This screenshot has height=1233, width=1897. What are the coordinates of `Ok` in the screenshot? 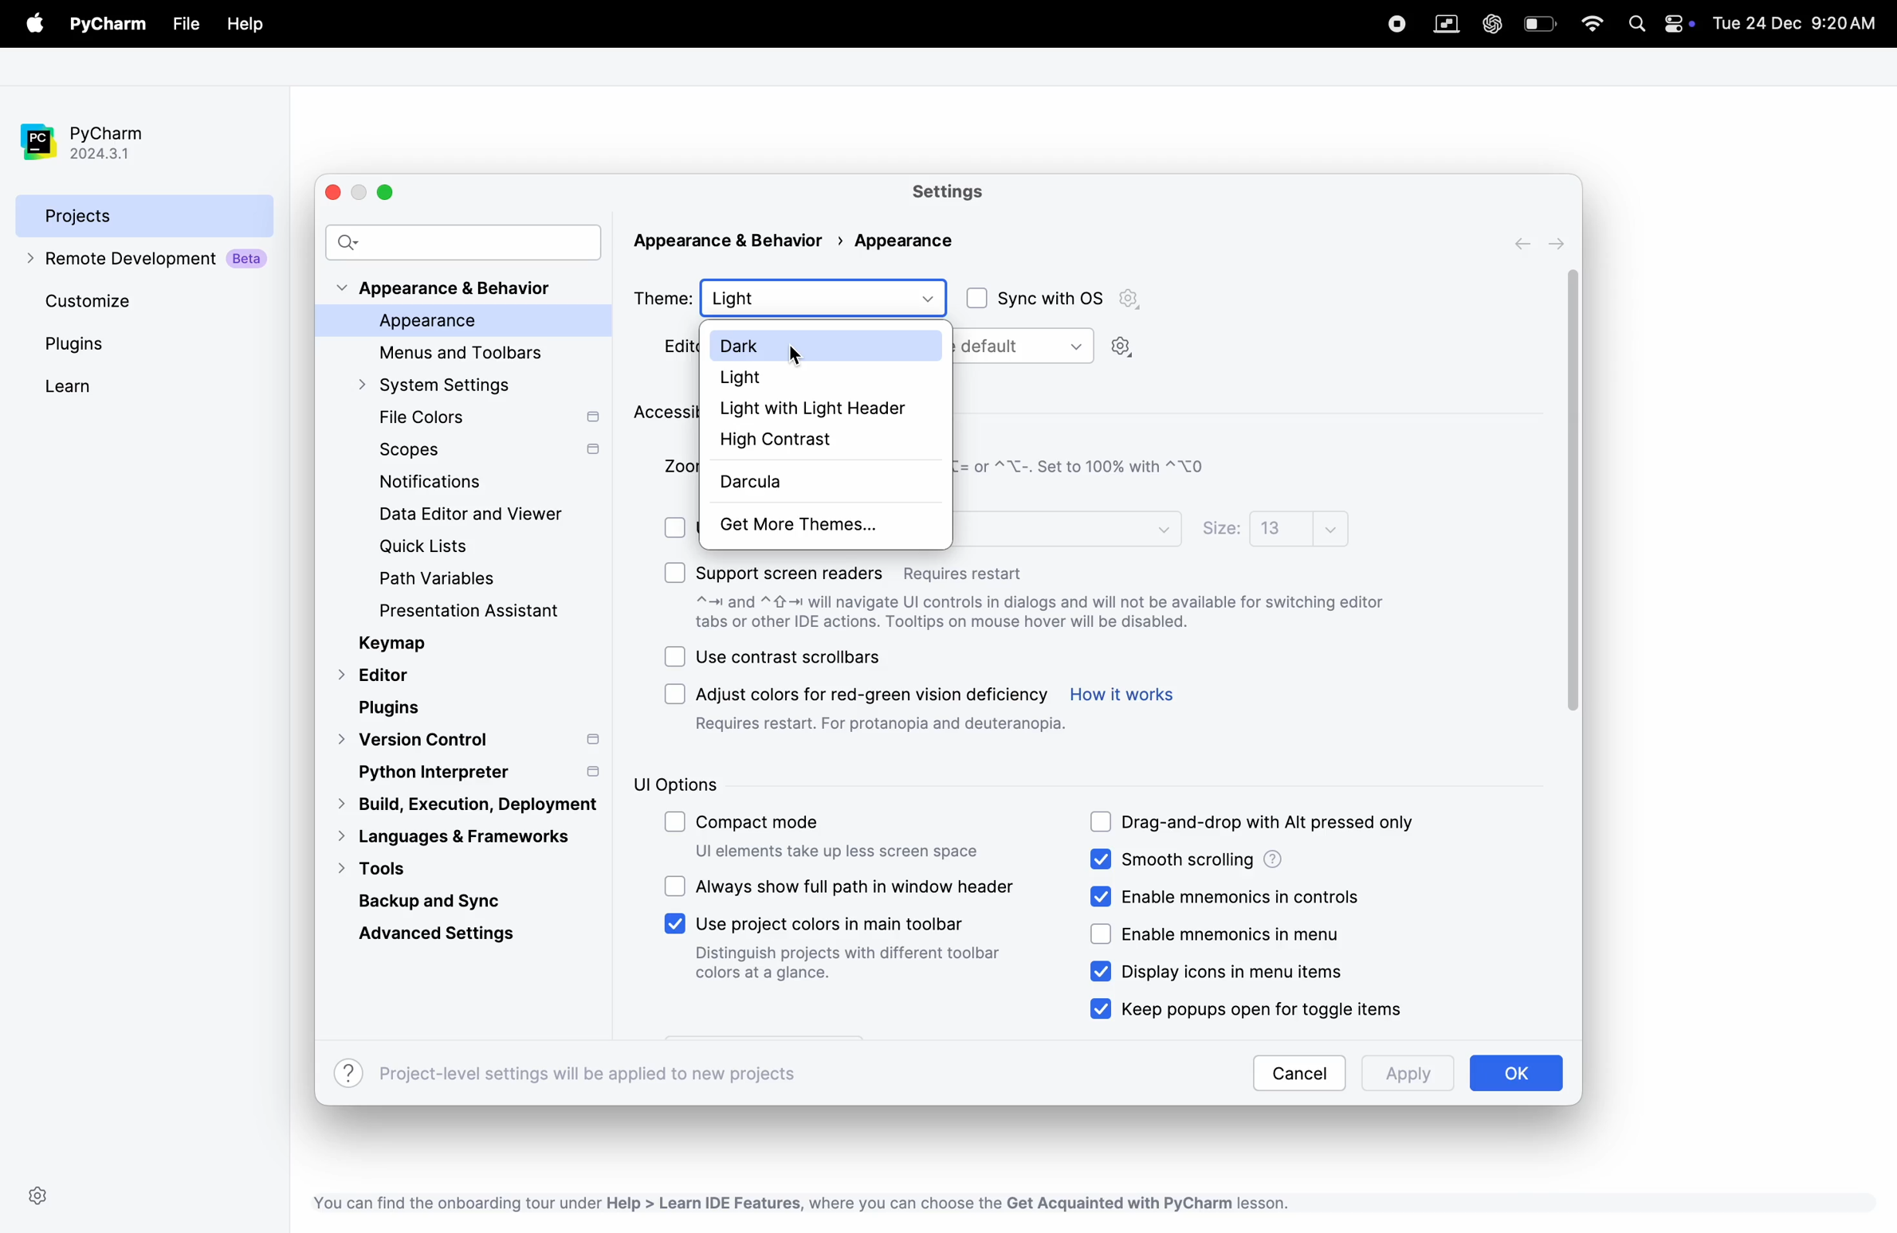 It's located at (1514, 1073).